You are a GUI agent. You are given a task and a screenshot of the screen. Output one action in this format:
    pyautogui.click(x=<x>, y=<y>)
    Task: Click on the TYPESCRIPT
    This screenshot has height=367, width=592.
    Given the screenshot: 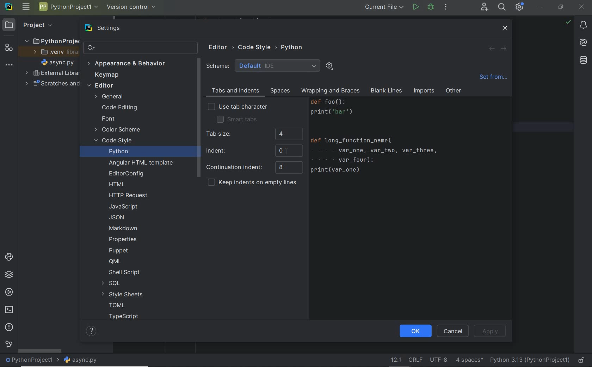 What is the action you would take?
    pyautogui.click(x=126, y=317)
    